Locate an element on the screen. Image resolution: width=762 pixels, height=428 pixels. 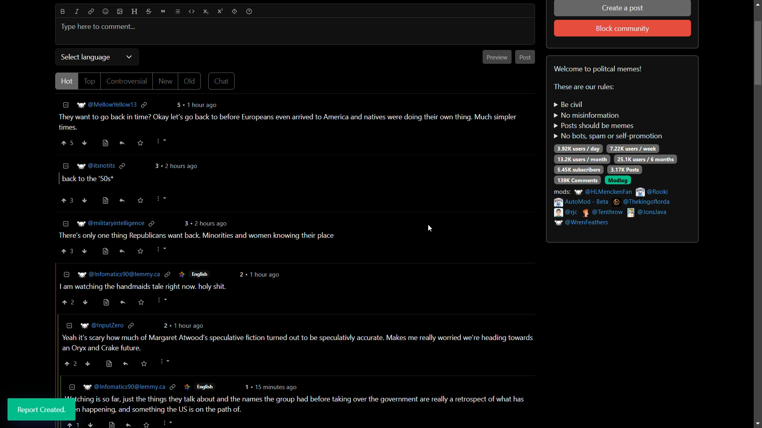
create a post is located at coordinates (623, 9).